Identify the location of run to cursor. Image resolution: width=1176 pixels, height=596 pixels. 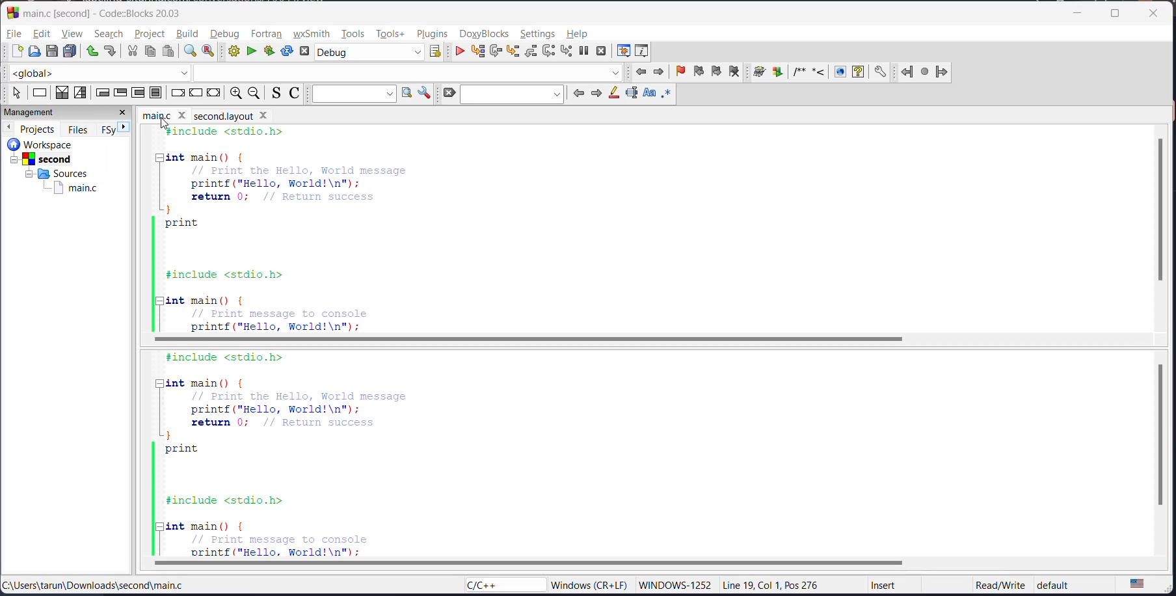
(479, 51).